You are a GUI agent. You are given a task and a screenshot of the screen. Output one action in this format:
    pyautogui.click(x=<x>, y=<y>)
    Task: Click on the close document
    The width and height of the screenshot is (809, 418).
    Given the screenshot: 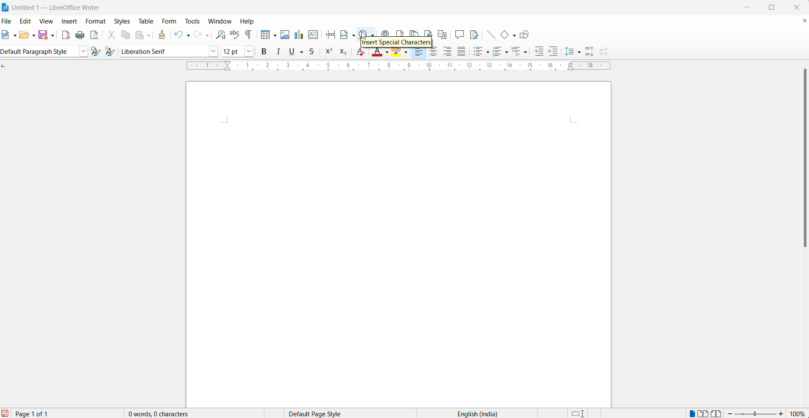 What is the action you would take?
    pyautogui.click(x=804, y=21)
    